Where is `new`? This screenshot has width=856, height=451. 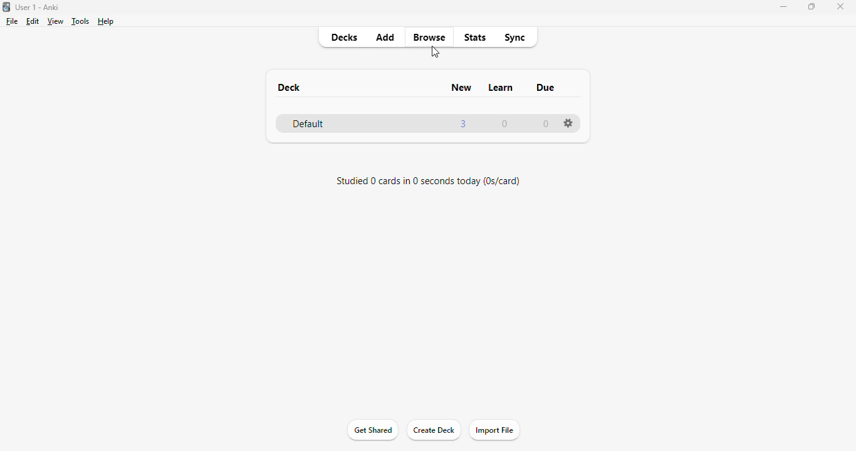
new is located at coordinates (462, 88).